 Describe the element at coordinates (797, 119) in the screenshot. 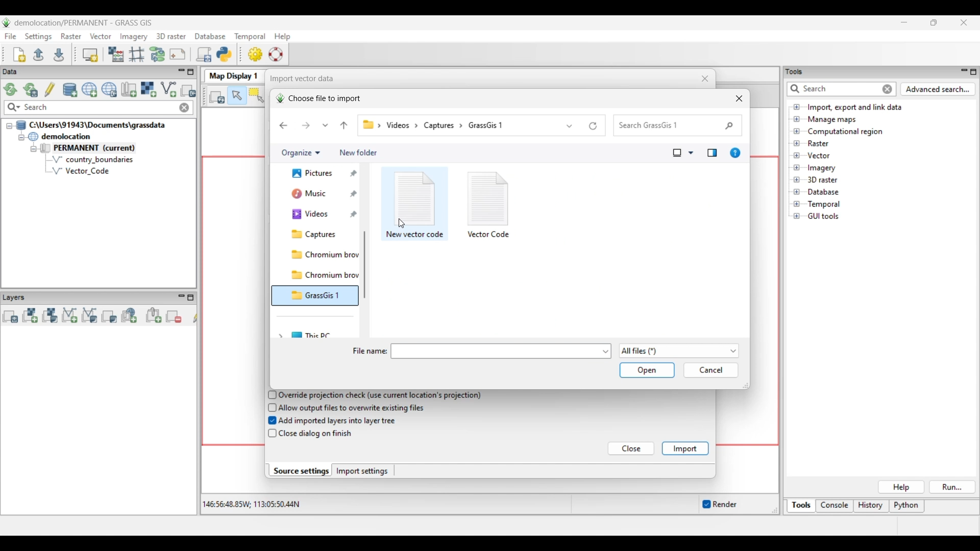

I see `Click to open Manage maps` at that location.